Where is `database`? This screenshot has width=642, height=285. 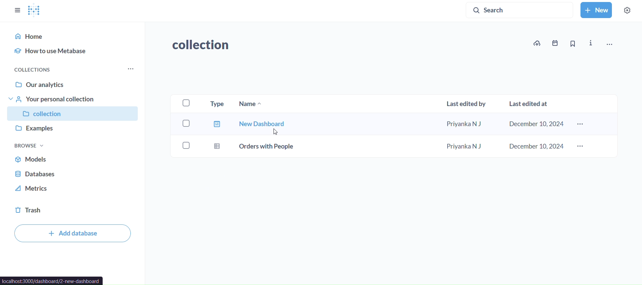
database is located at coordinates (77, 175).